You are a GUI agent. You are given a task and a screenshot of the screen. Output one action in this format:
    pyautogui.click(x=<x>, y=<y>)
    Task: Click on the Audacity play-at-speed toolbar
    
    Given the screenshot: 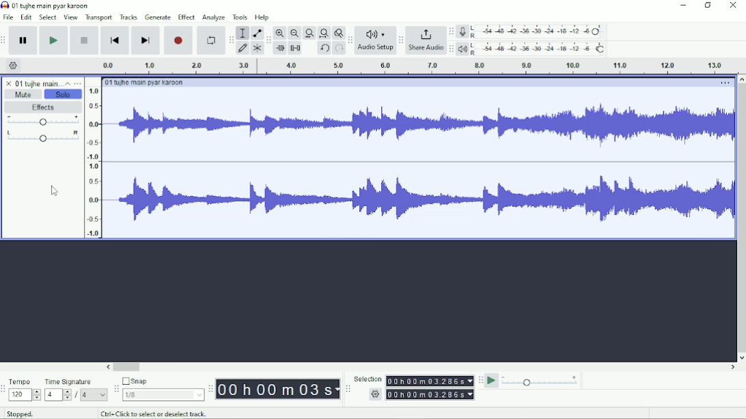 What is the action you would take?
    pyautogui.click(x=480, y=380)
    